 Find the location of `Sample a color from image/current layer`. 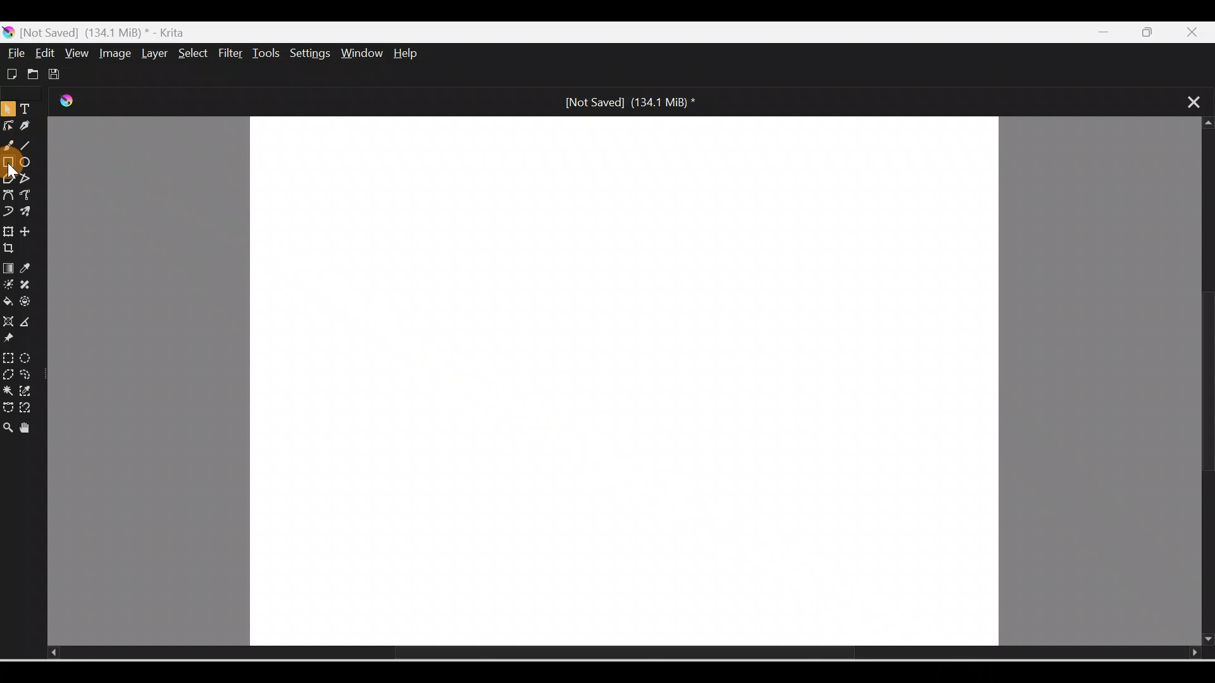

Sample a color from image/current layer is located at coordinates (30, 269).